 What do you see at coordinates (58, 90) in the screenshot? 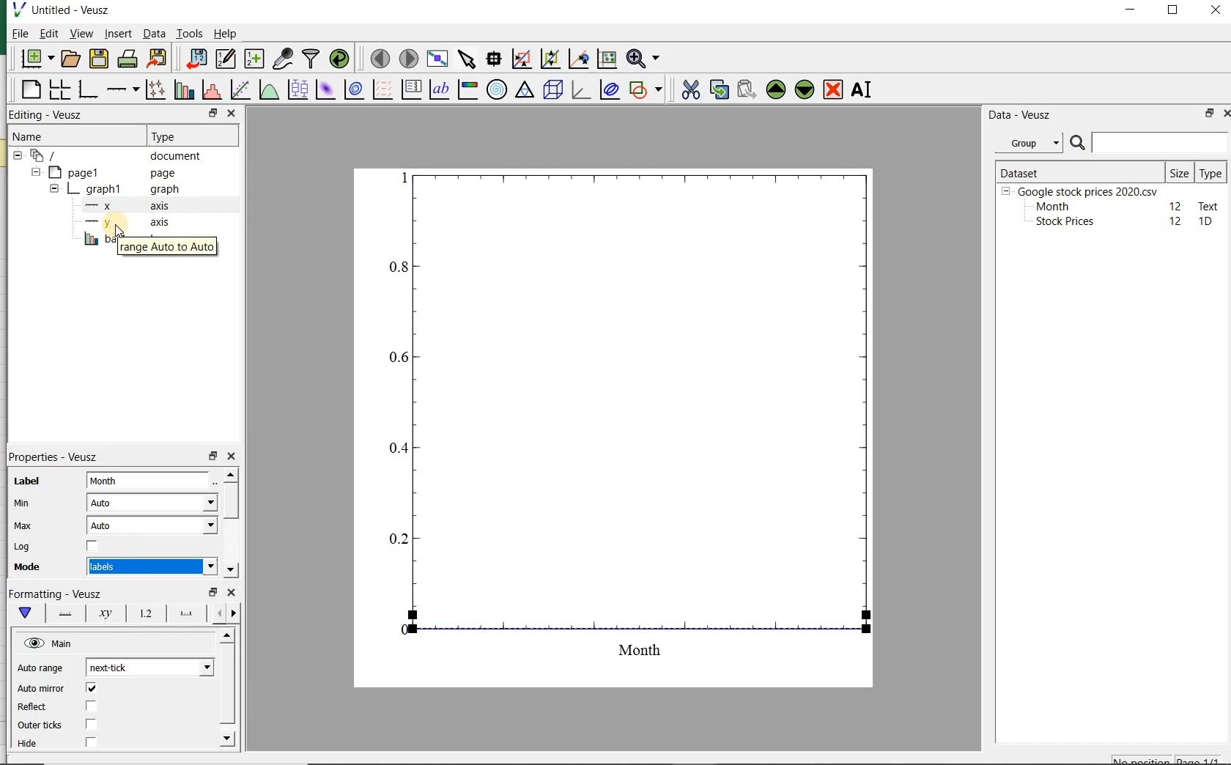
I see `arrange graphs in a grid` at bounding box center [58, 90].